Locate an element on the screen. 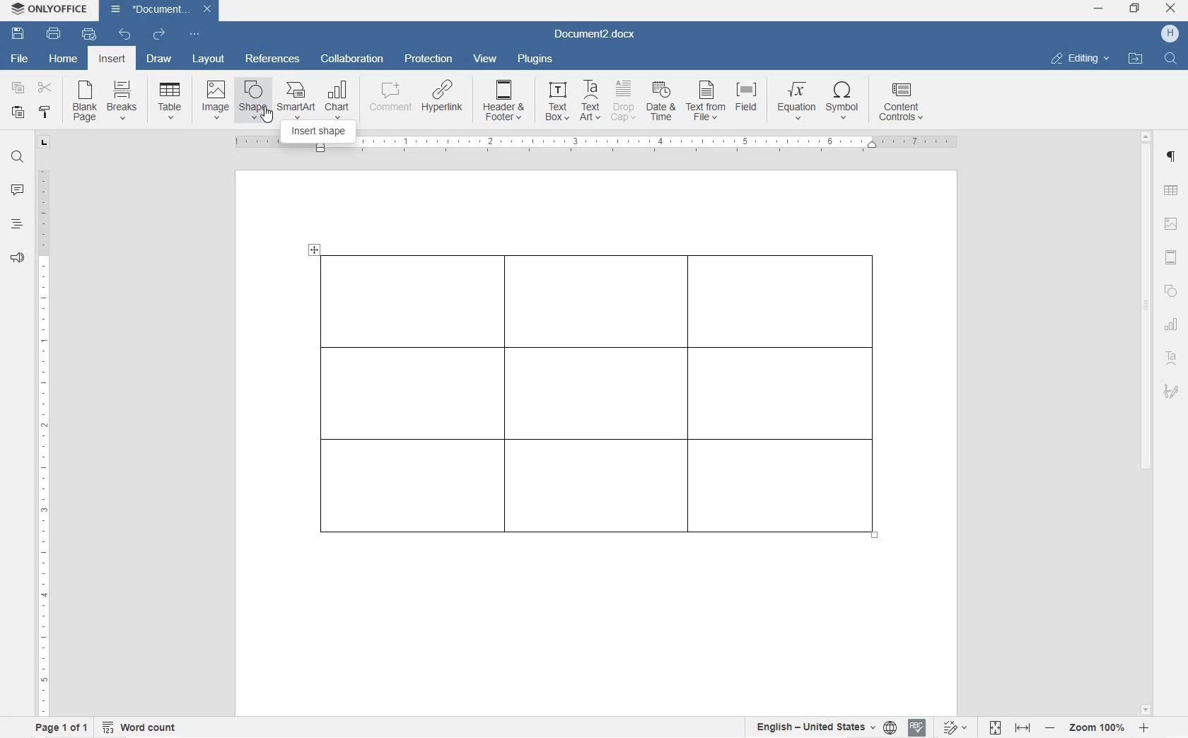  insert table is located at coordinates (167, 100).